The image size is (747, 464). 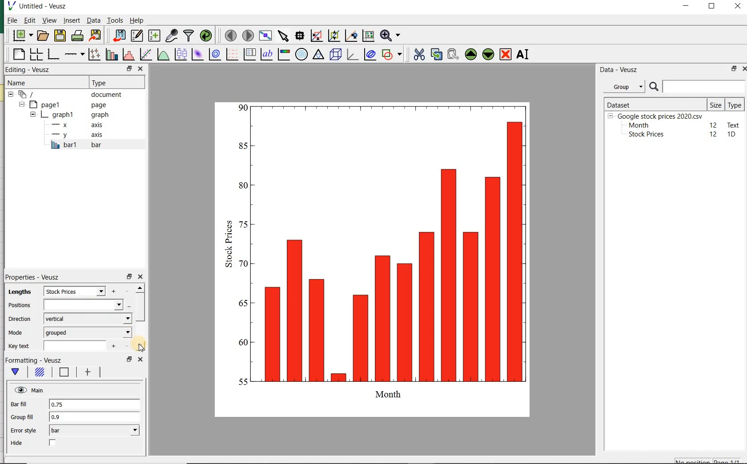 I want to click on 3d scene, so click(x=336, y=55).